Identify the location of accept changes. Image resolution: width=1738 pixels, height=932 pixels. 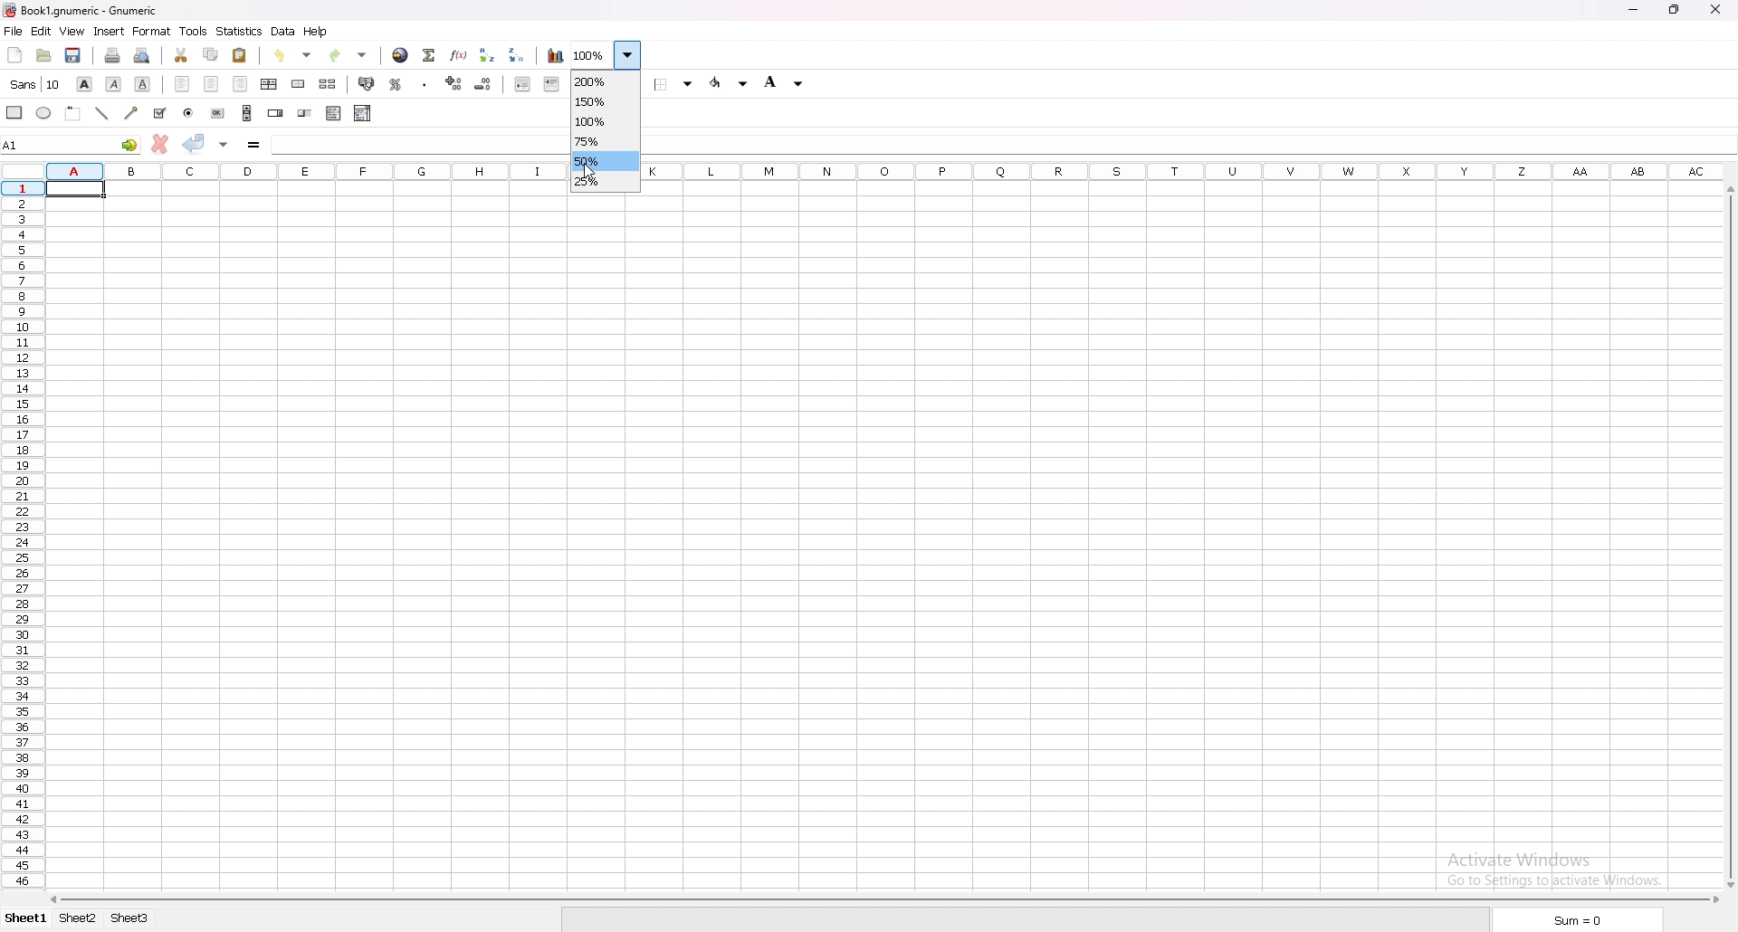
(194, 143).